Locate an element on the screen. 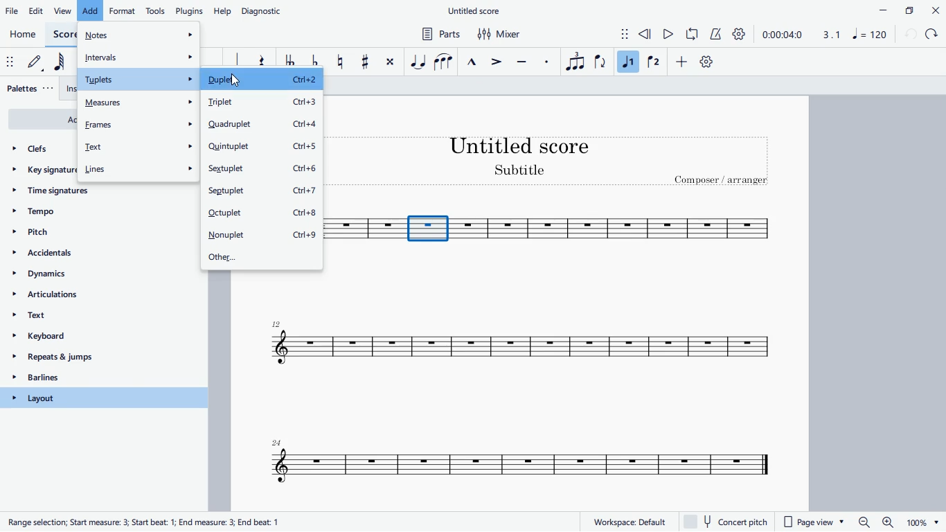 Image resolution: width=946 pixels, height=532 pixels. score is located at coordinates (63, 34).